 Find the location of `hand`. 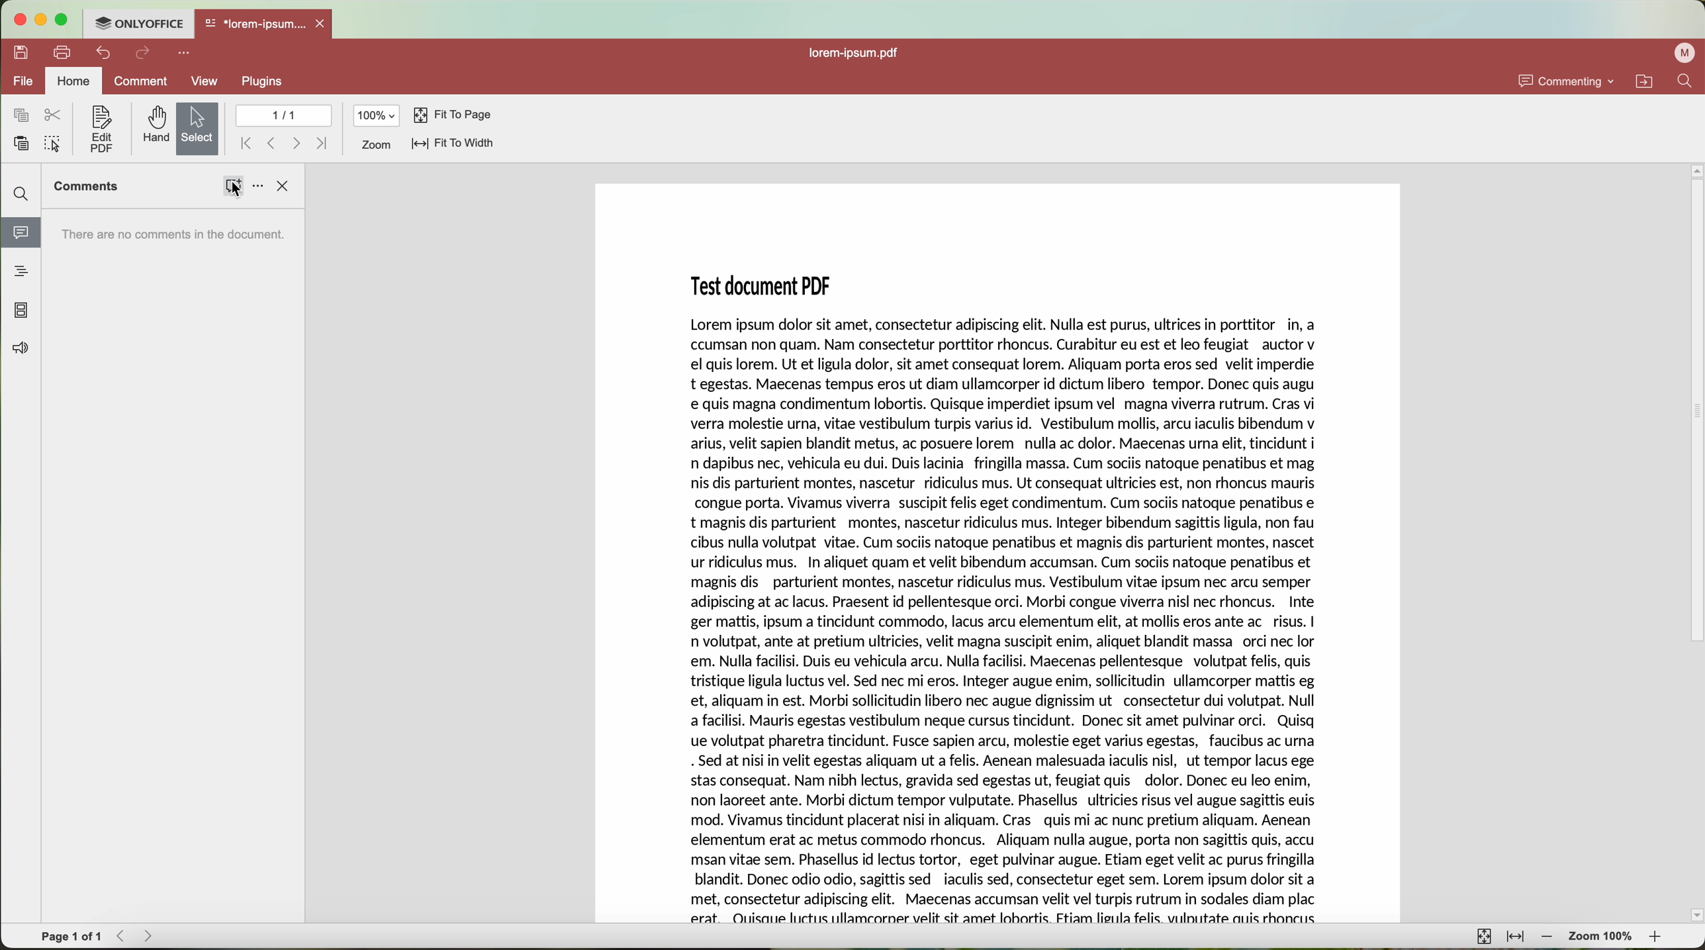

hand is located at coordinates (154, 126).